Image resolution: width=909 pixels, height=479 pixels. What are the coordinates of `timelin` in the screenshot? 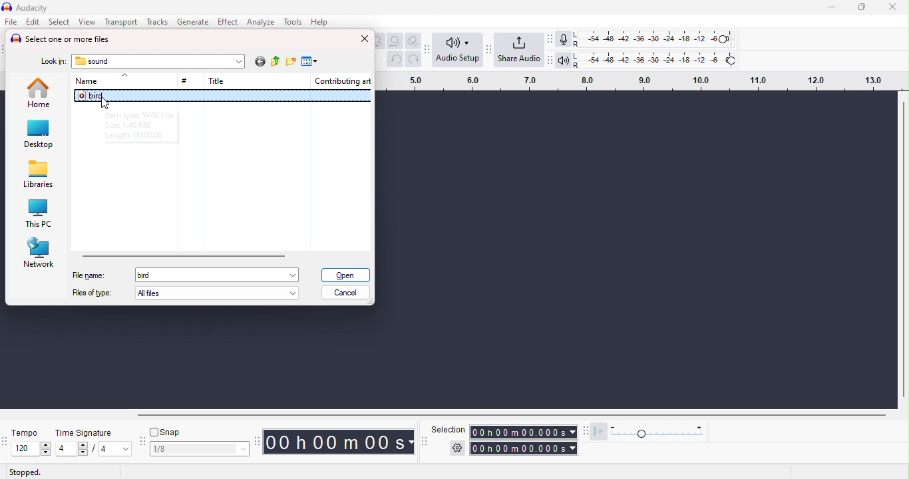 It's located at (643, 80).